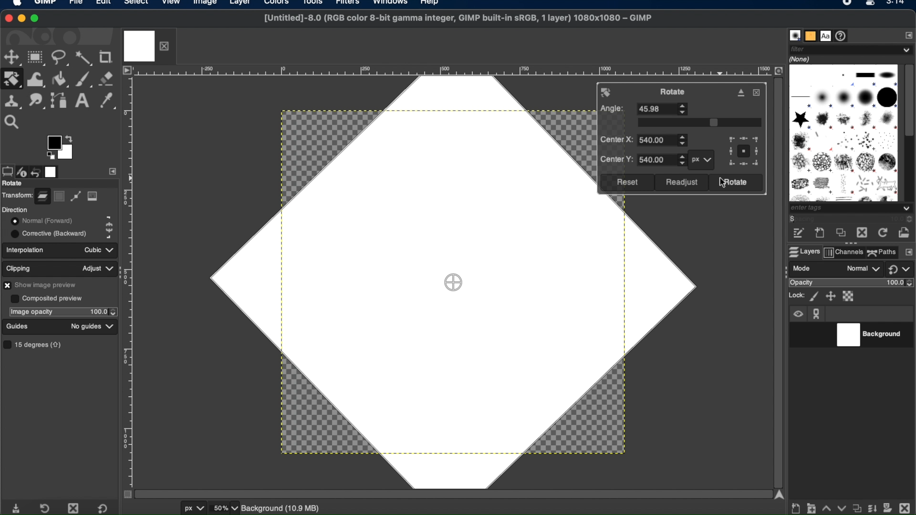 This screenshot has height=515, width=916. Describe the element at coordinates (453, 72) in the screenshot. I see `margin` at that location.